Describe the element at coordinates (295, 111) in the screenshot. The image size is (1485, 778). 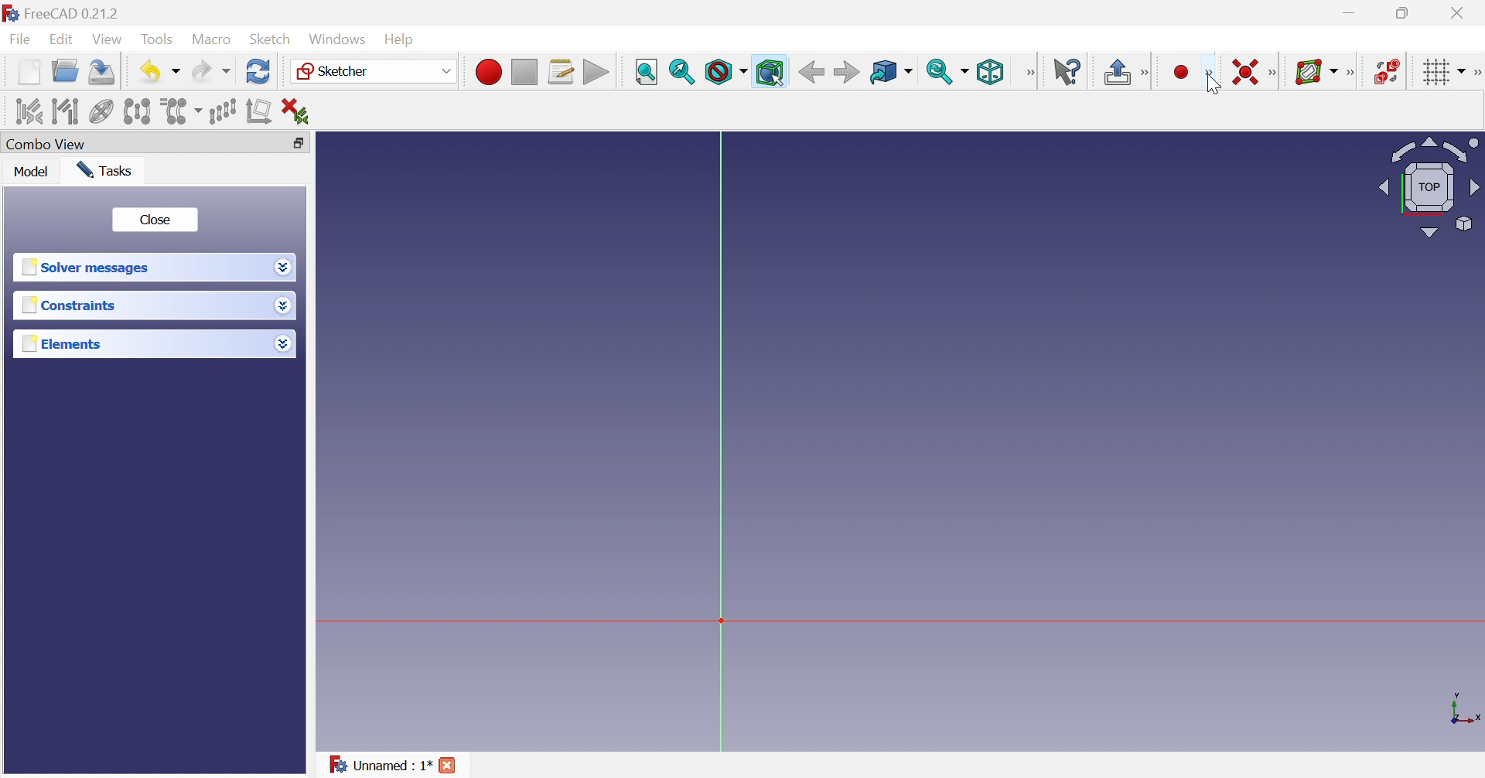
I see `Delete all constraints` at that location.